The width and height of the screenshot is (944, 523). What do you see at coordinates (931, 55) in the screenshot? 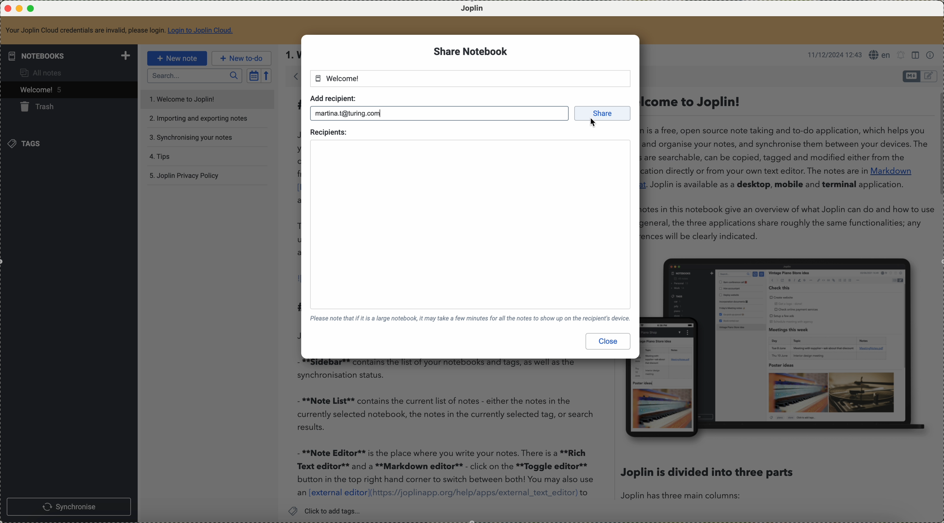
I see `note properties` at bounding box center [931, 55].